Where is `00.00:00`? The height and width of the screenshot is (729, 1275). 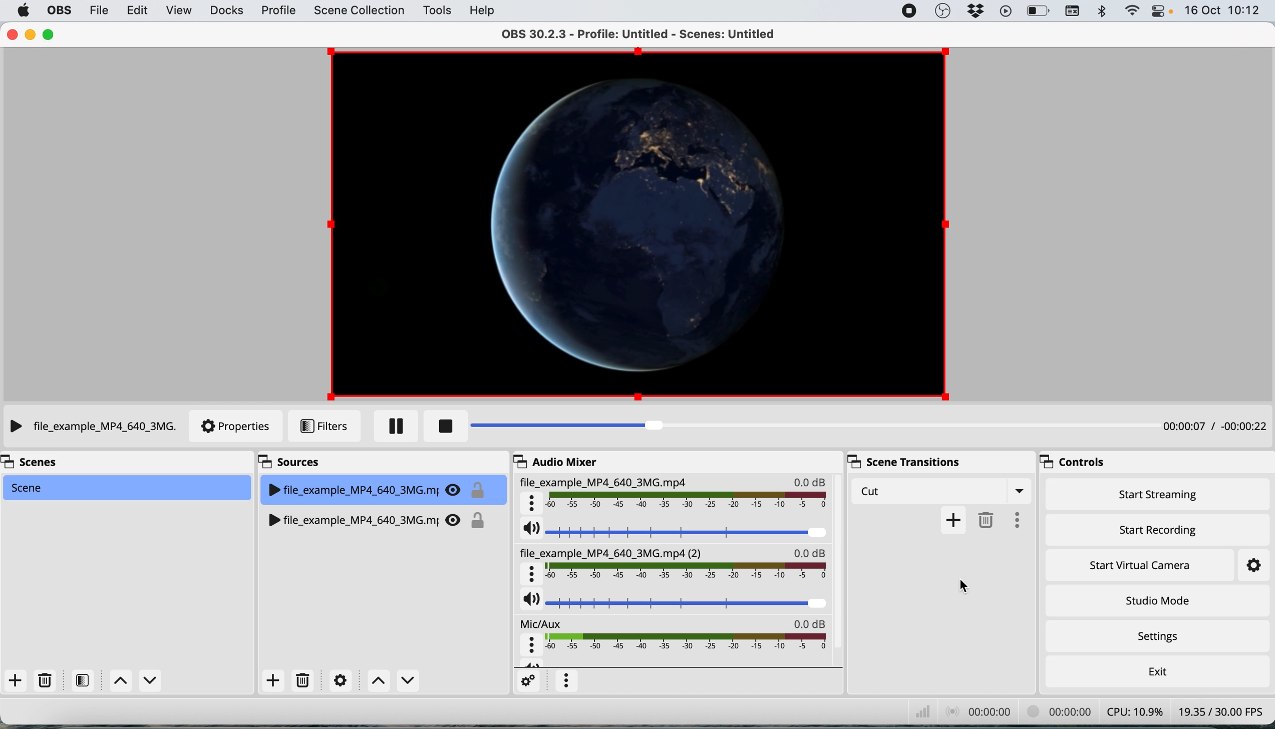
00.00:00 is located at coordinates (1056, 711).